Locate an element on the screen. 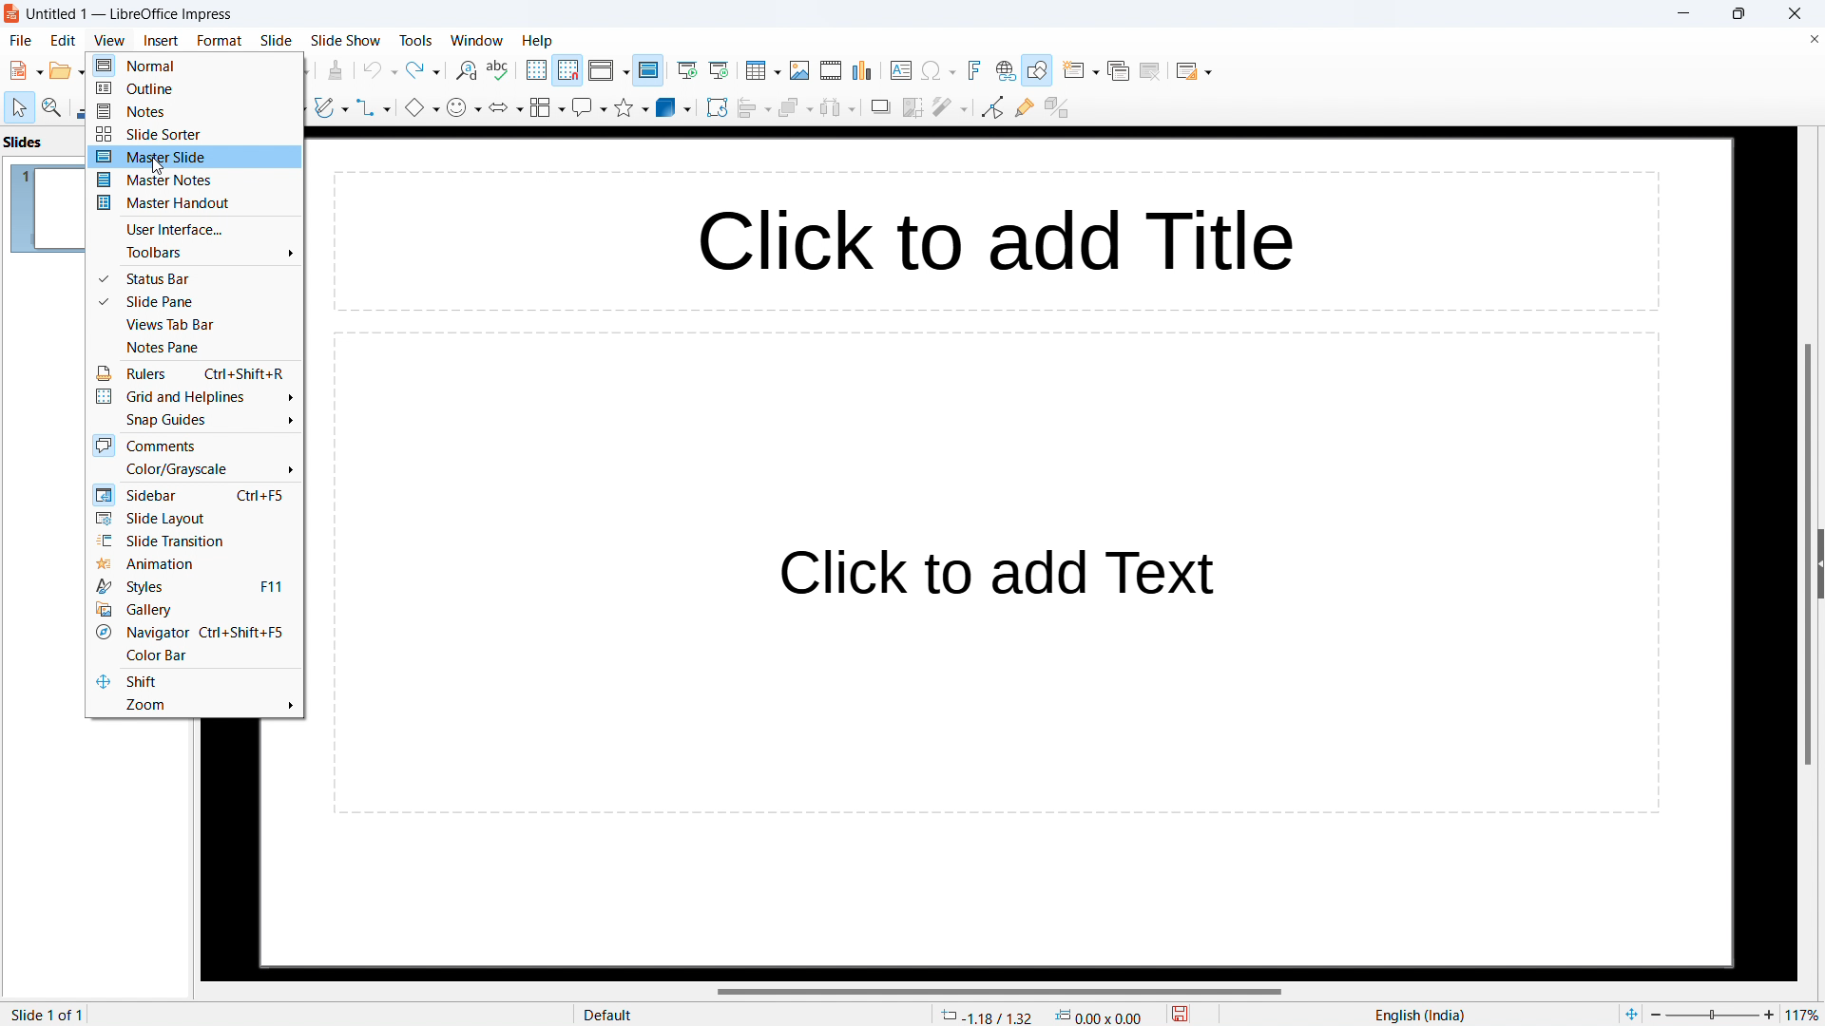 This screenshot has height=1026, width=1825. grid and helplines is located at coordinates (196, 397).